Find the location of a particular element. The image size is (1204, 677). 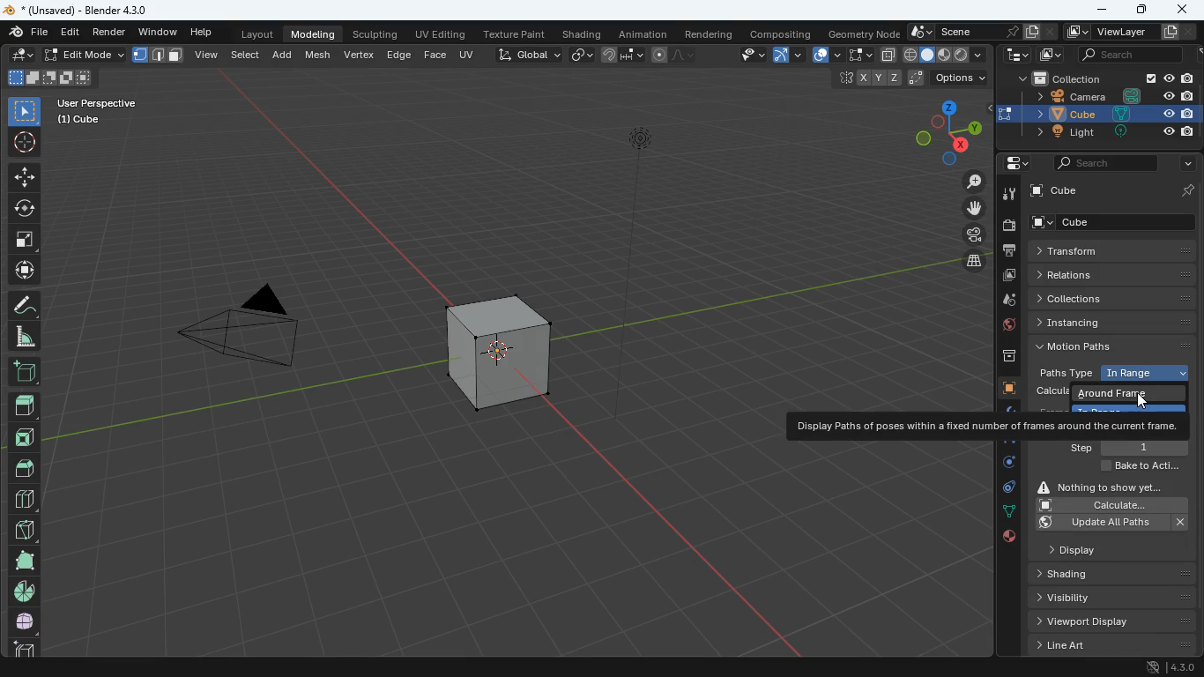

full is located at coordinates (25, 621).